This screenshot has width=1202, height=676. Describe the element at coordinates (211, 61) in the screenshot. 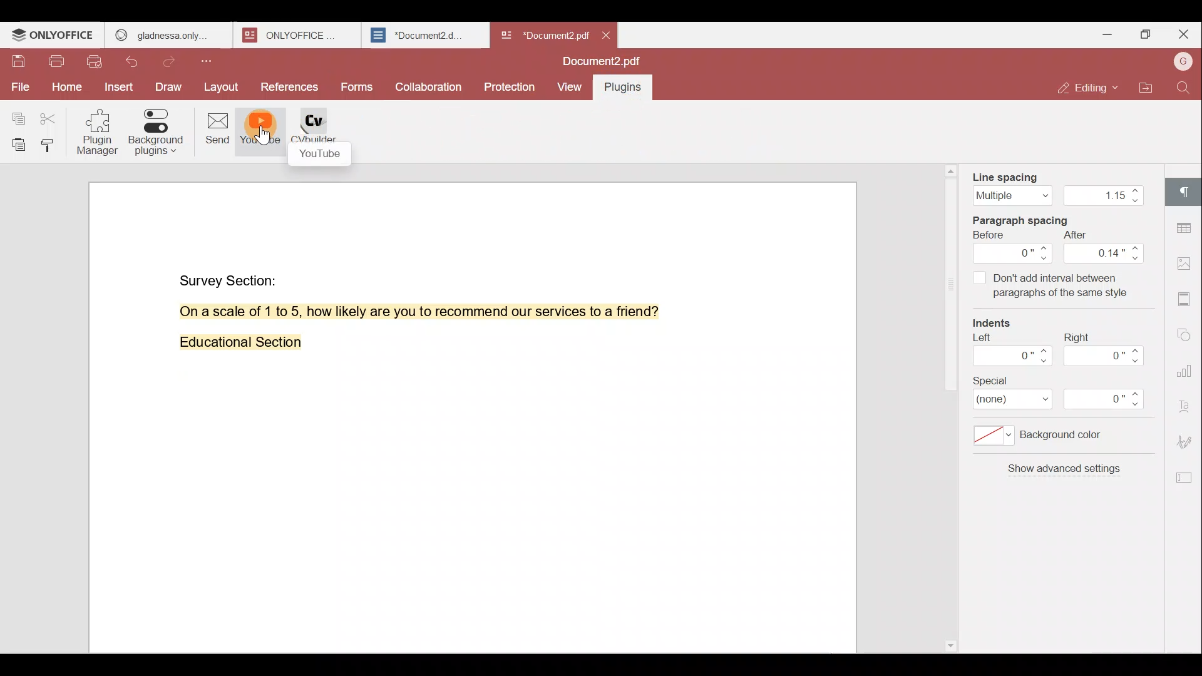

I see `Customize quick access toolbar` at that location.